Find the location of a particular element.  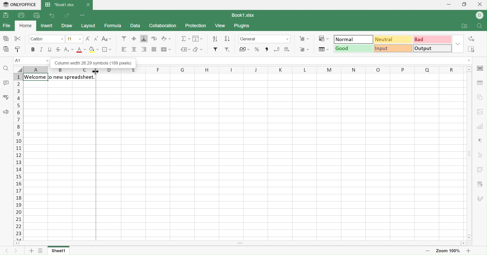

Paste is located at coordinates (5, 49).